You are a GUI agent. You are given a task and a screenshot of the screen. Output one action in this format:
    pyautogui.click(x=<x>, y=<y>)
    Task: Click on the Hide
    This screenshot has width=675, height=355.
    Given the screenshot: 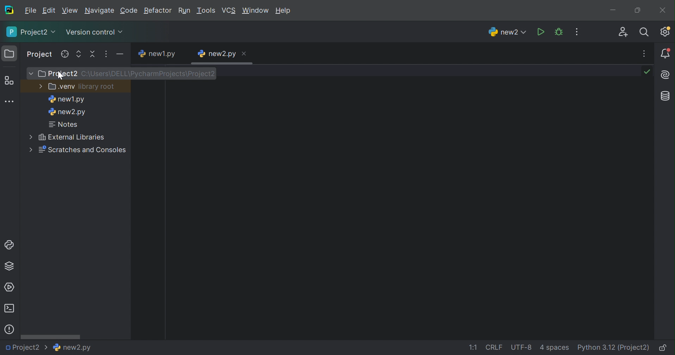 What is the action you would take?
    pyautogui.click(x=120, y=54)
    